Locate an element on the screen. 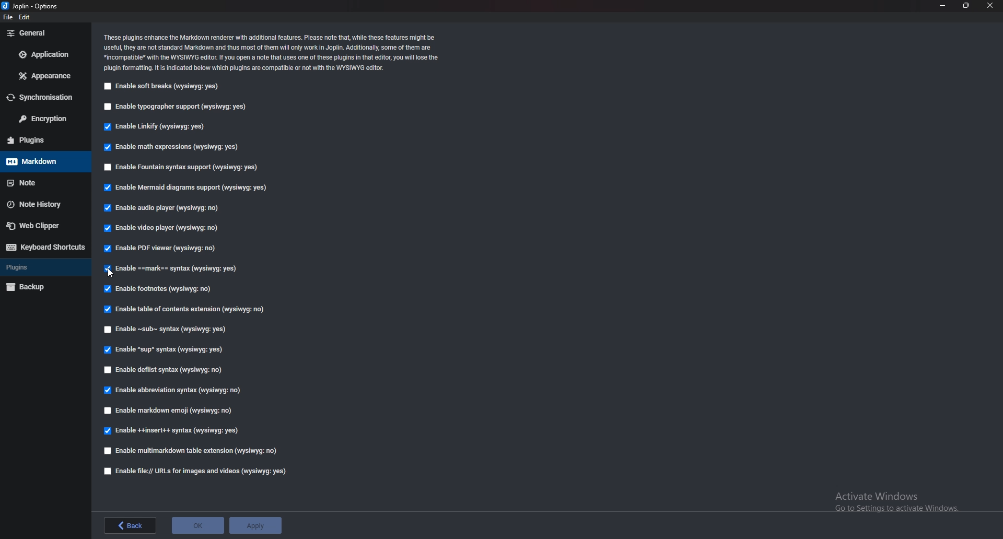  back is located at coordinates (132, 525).